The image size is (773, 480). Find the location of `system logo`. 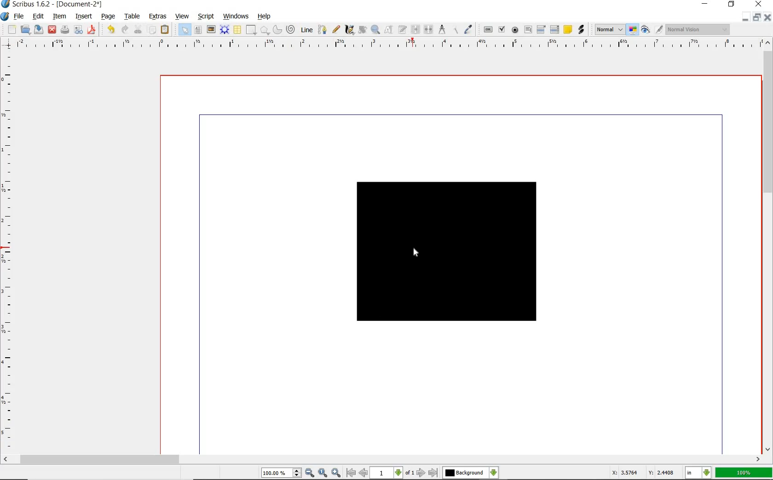

system logo is located at coordinates (6, 17).